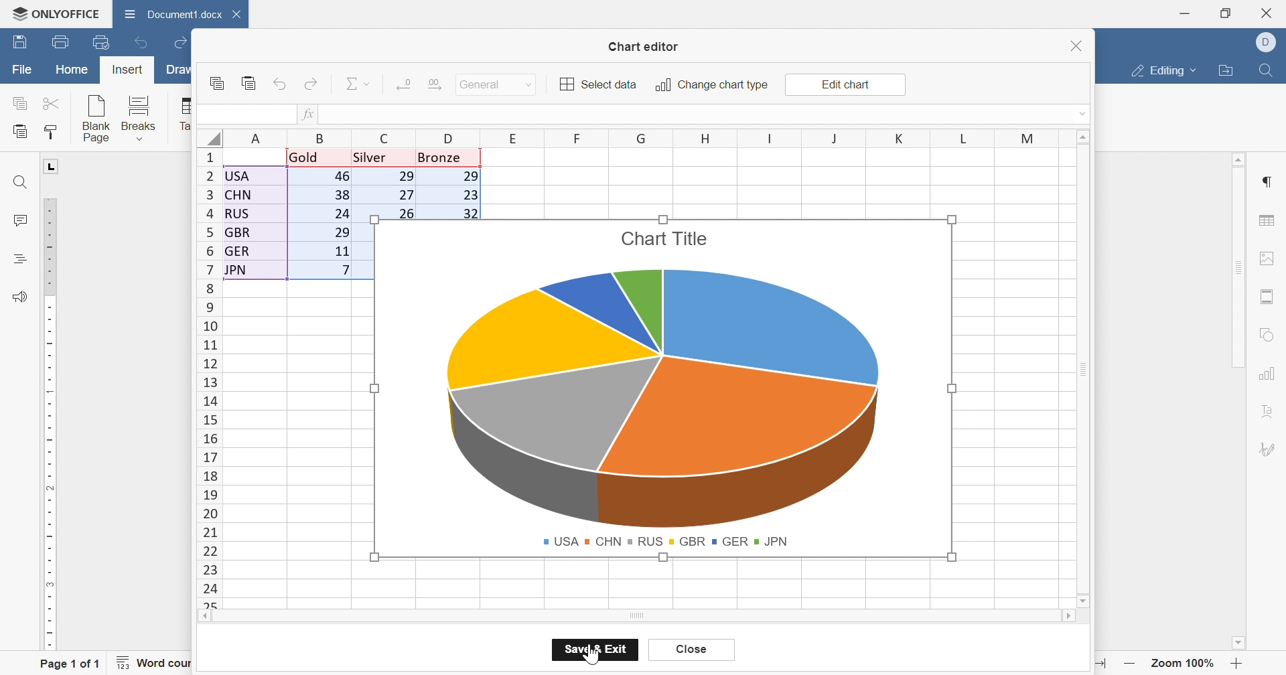 Image resolution: width=1286 pixels, height=675 pixels. Describe the element at coordinates (1096, 662) in the screenshot. I see `Fit to width` at that location.